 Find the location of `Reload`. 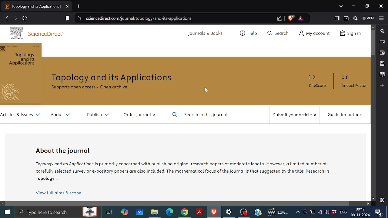

Reload is located at coordinates (25, 18).